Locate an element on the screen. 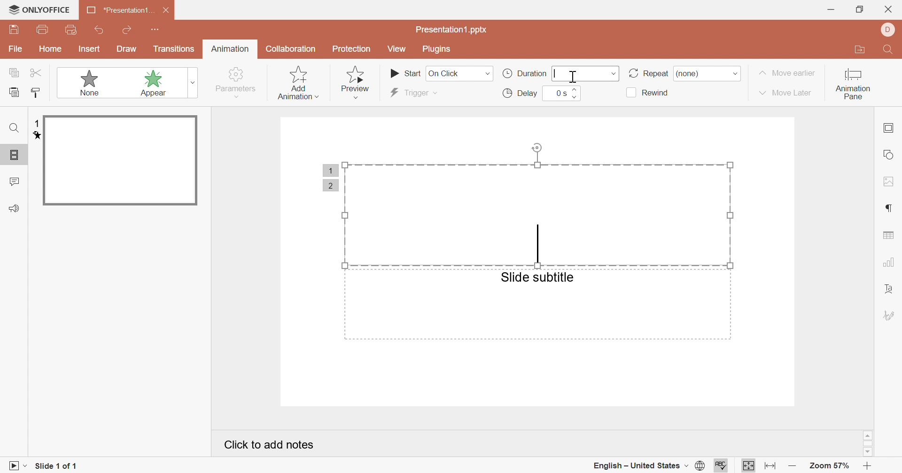  *presentation1... is located at coordinates (119, 10).